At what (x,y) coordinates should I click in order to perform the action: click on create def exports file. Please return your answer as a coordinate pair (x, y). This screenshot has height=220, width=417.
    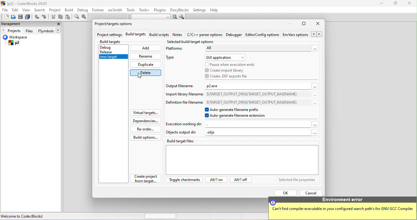
    Looking at the image, I should click on (227, 76).